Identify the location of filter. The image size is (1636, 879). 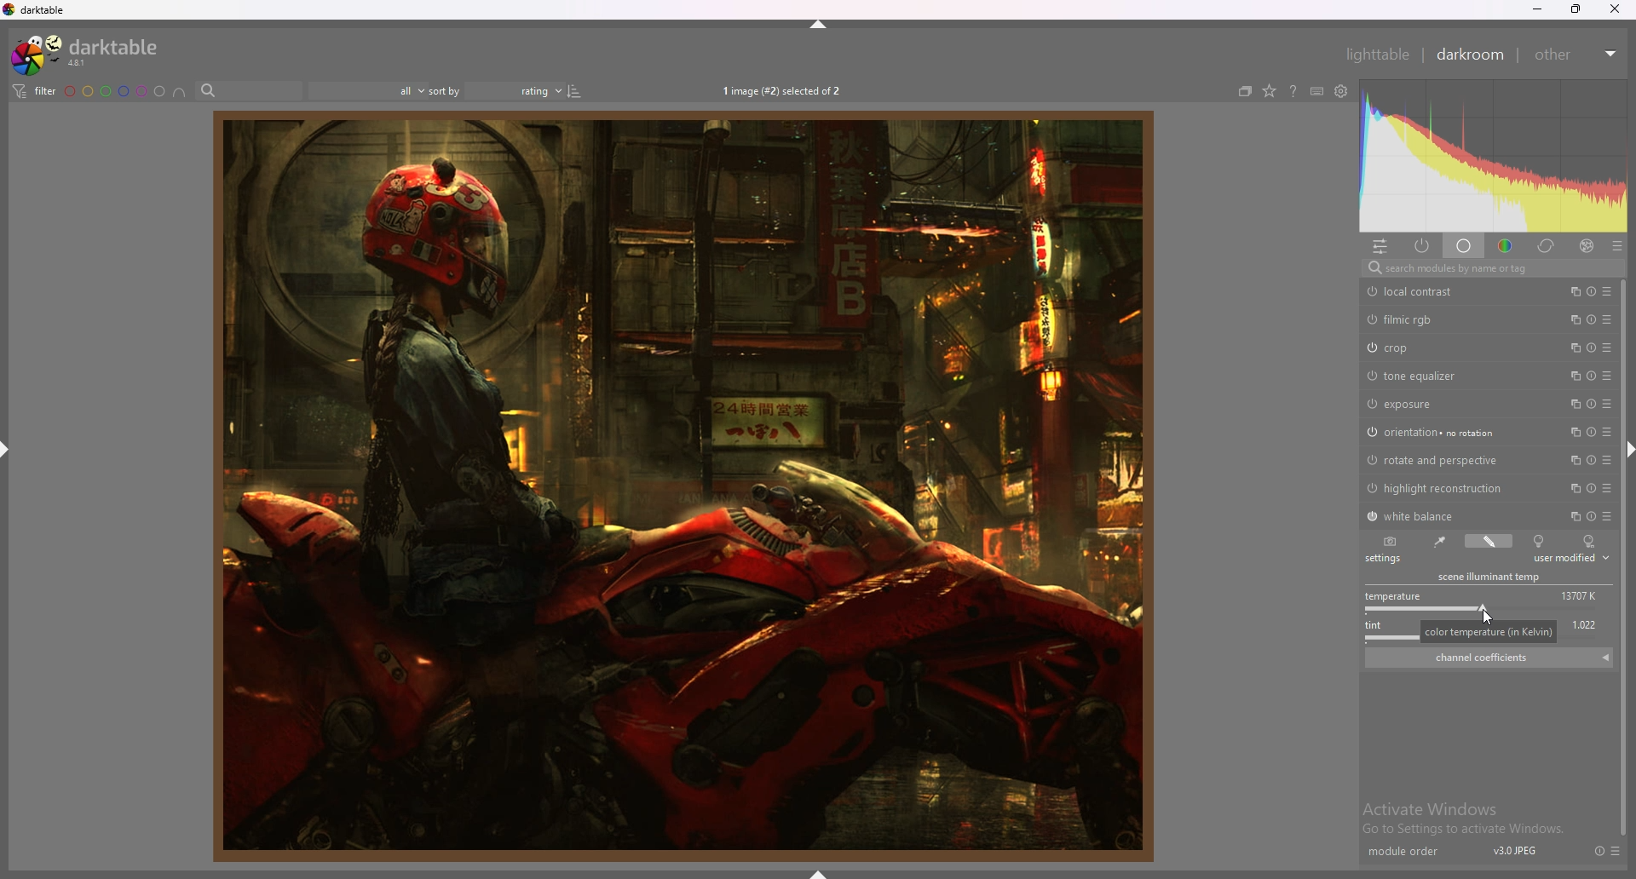
(33, 91).